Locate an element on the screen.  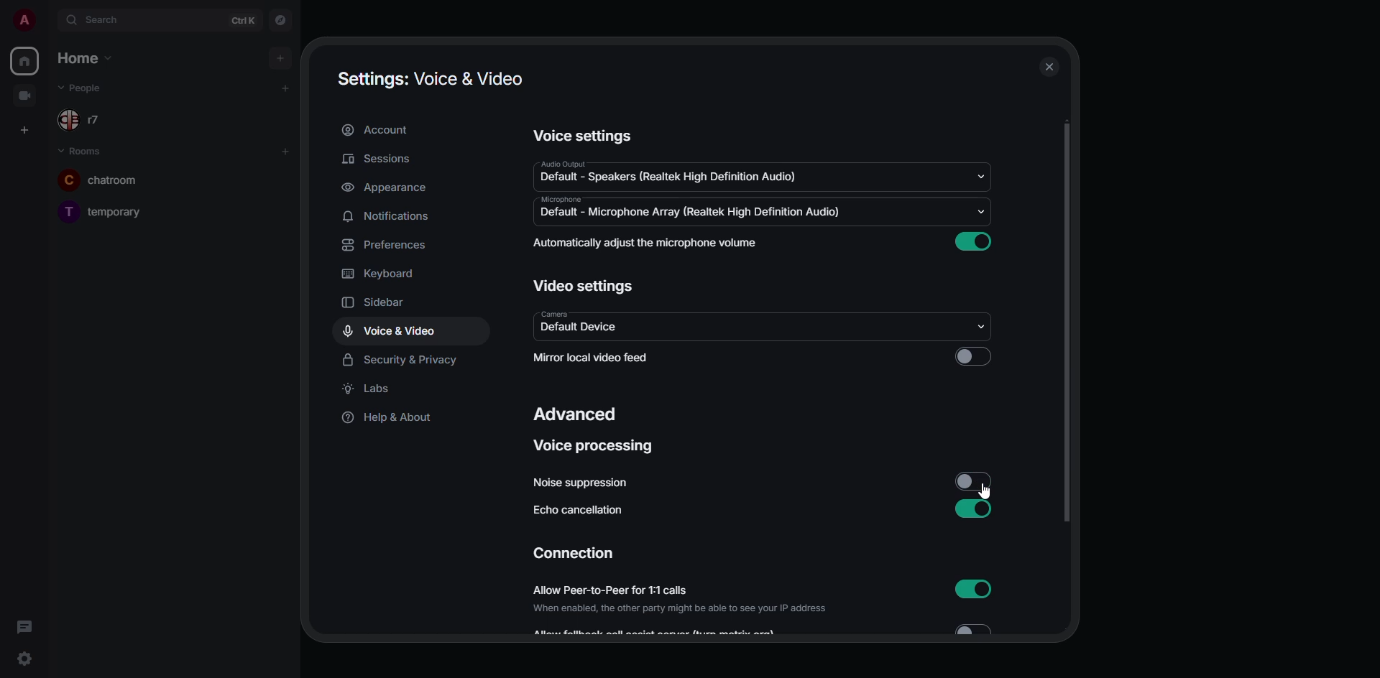
threads is located at coordinates (24, 626).